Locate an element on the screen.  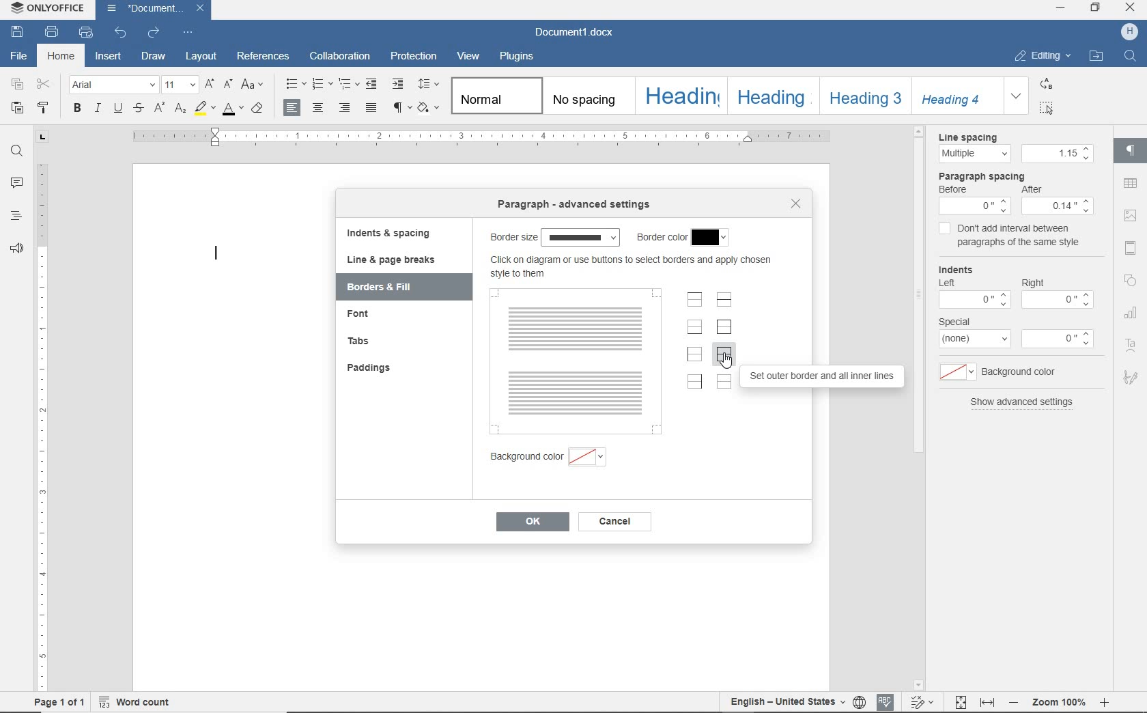
word count is located at coordinates (136, 703).